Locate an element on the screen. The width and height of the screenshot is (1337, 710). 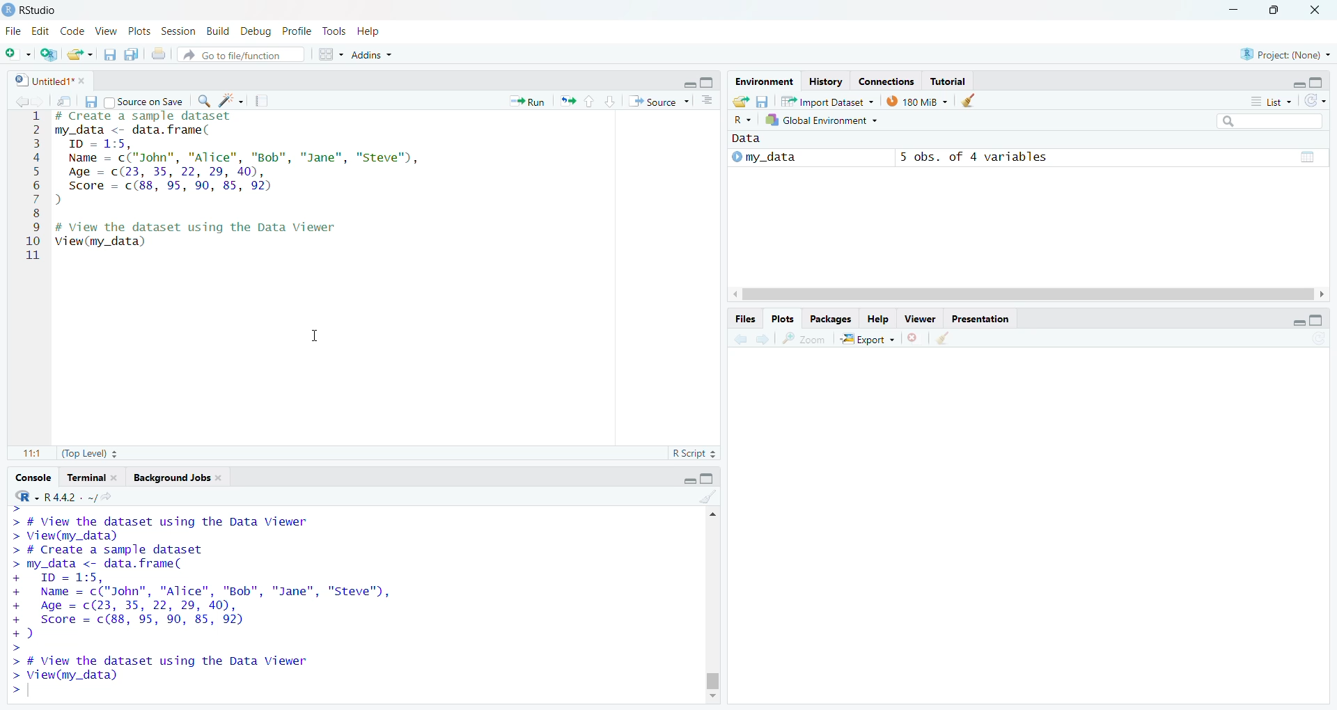
minimize is located at coordinates (1299, 322).